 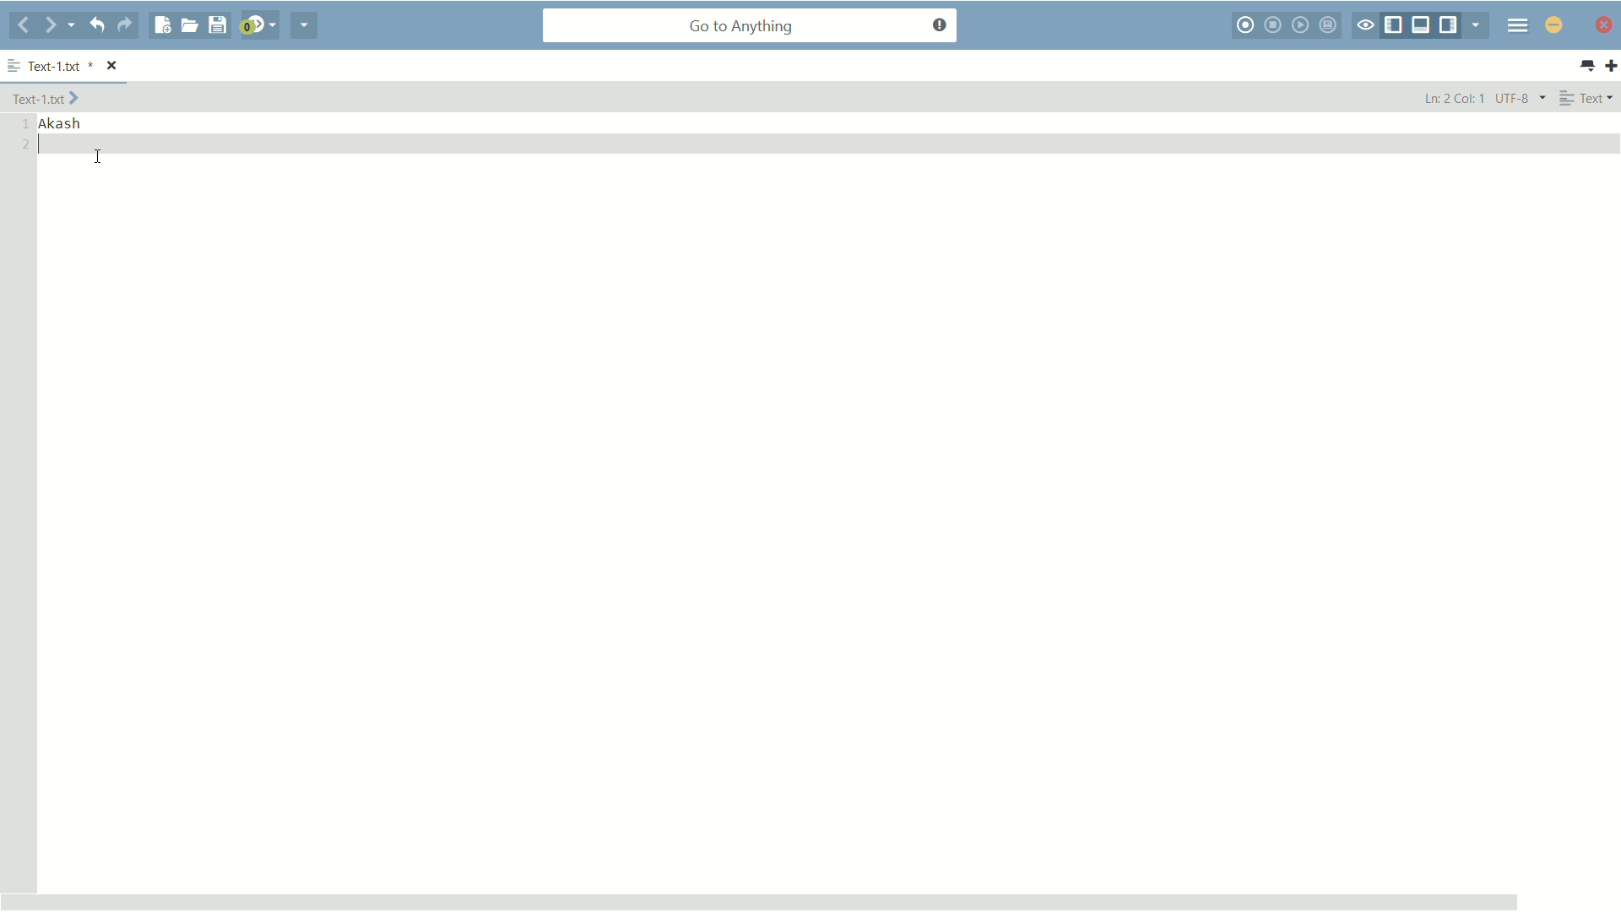 I want to click on save macro to toolbox, so click(x=1330, y=25).